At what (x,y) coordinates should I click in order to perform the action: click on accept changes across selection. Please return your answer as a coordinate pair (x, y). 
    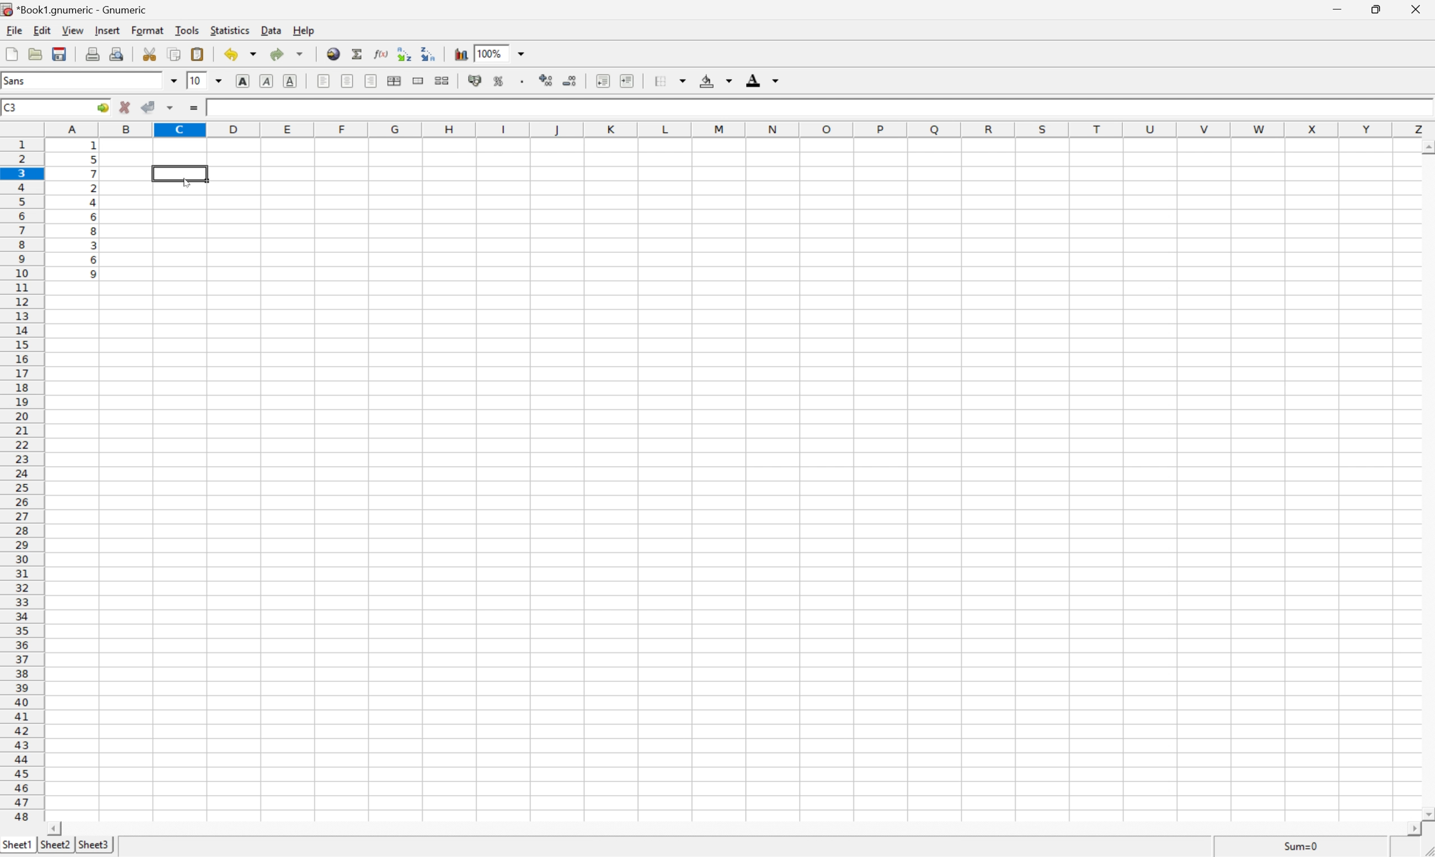
    Looking at the image, I should click on (172, 109).